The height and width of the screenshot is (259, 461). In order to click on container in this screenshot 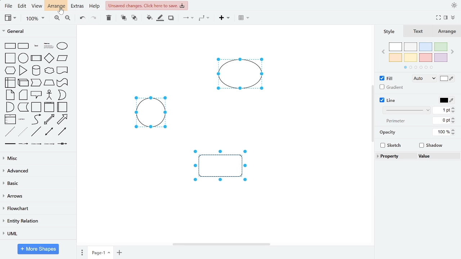, I will do `click(37, 107)`.